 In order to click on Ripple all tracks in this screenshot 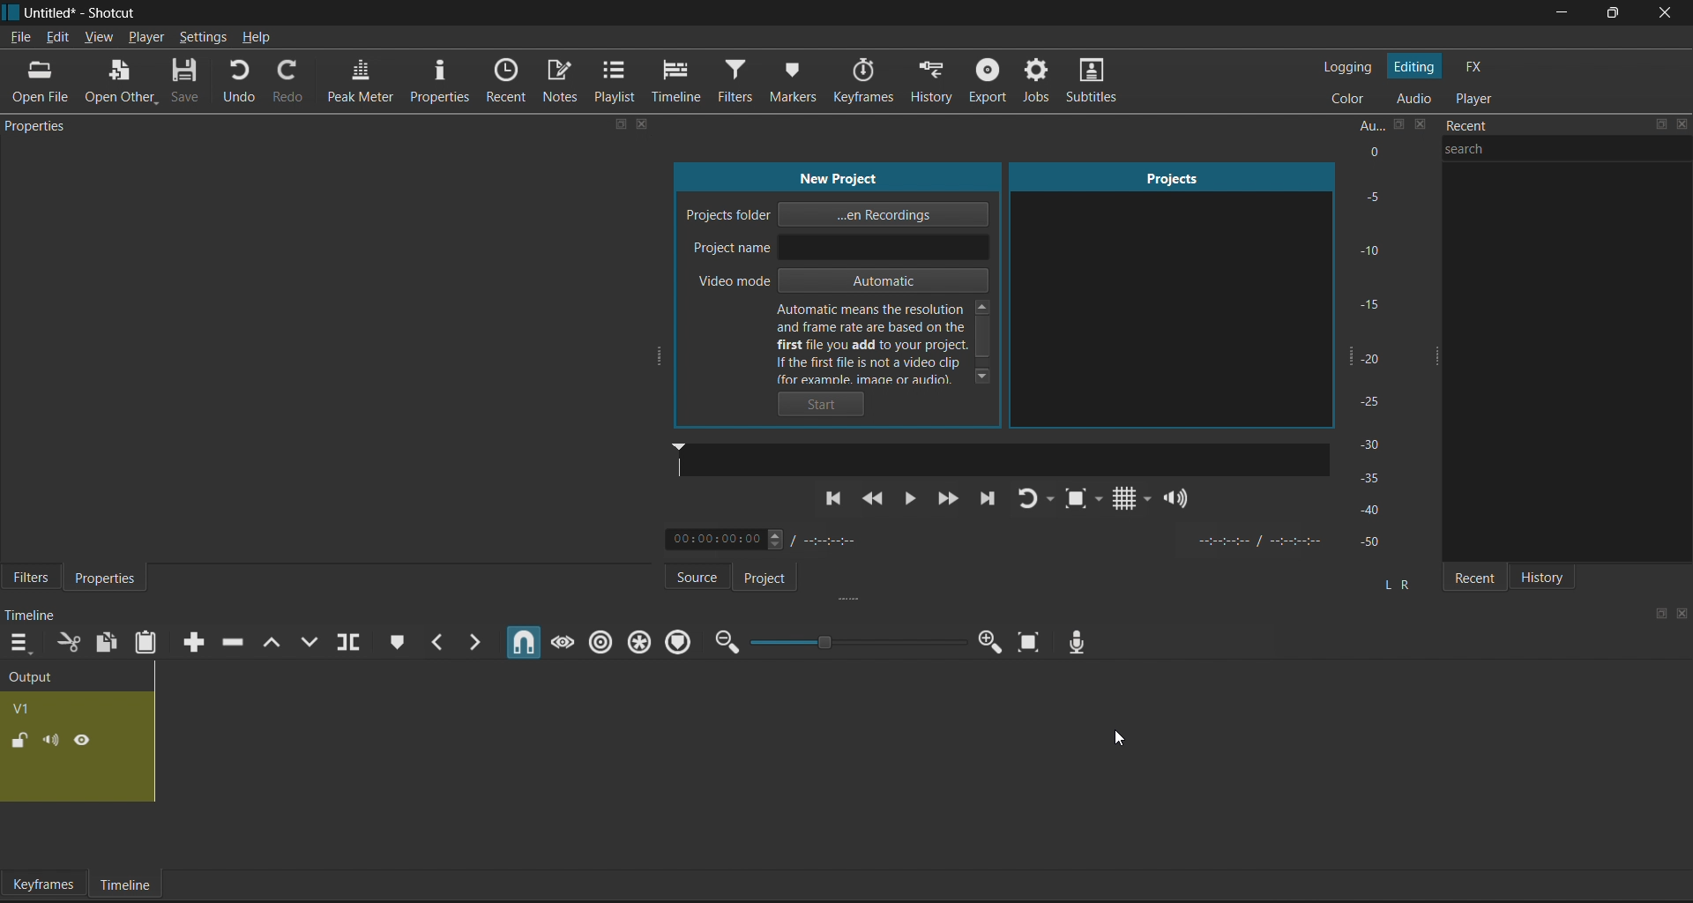, I will do `click(638, 640)`.